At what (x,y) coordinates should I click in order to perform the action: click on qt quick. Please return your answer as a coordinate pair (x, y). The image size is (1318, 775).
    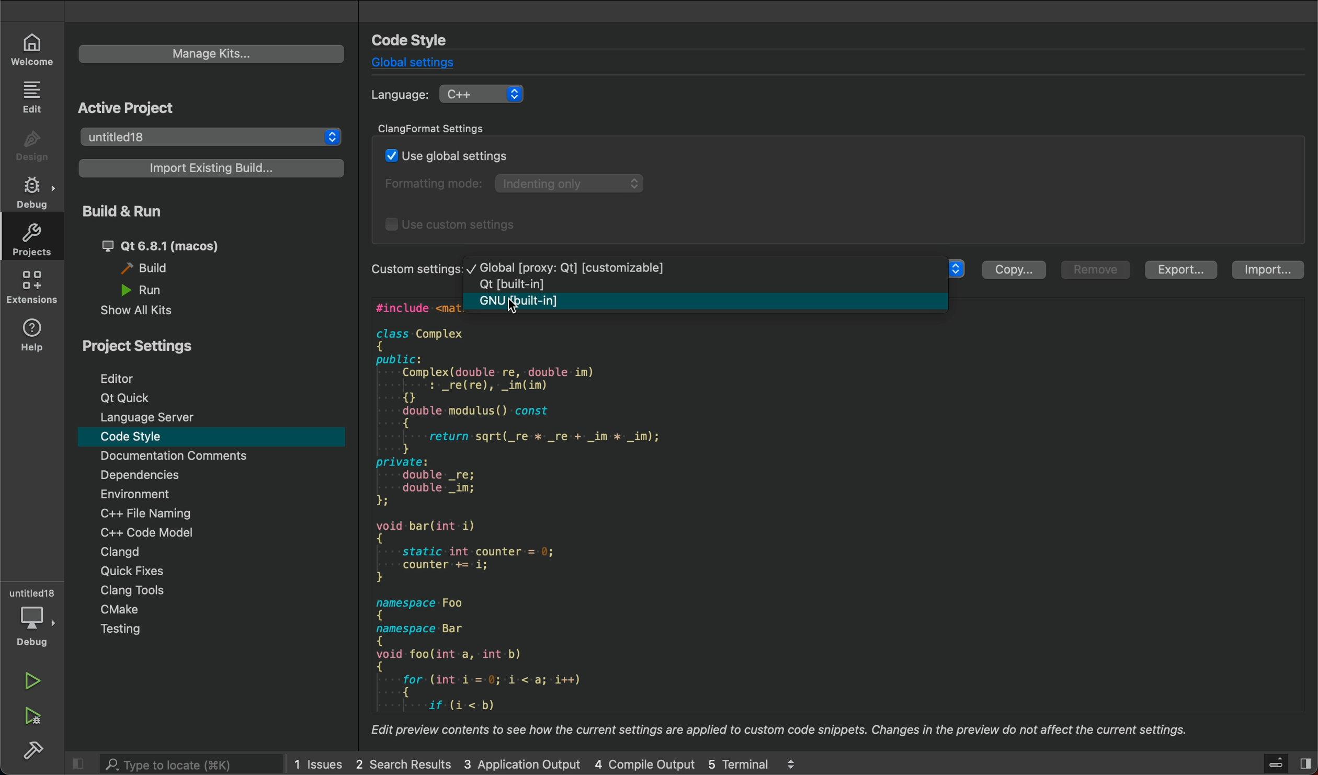
    Looking at the image, I should click on (126, 398).